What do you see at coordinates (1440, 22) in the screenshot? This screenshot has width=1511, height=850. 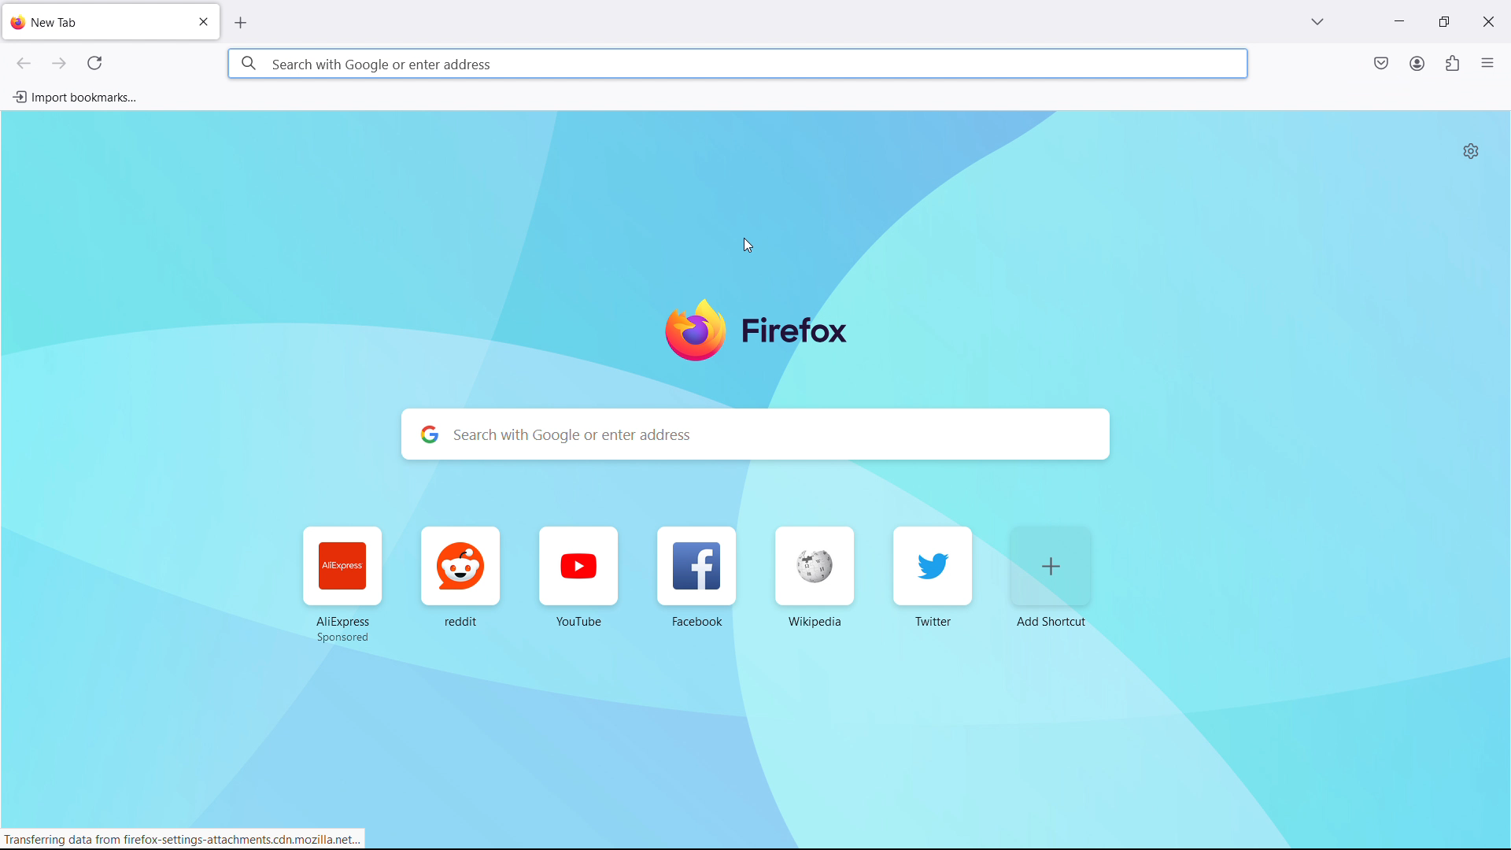 I see `maximize` at bounding box center [1440, 22].